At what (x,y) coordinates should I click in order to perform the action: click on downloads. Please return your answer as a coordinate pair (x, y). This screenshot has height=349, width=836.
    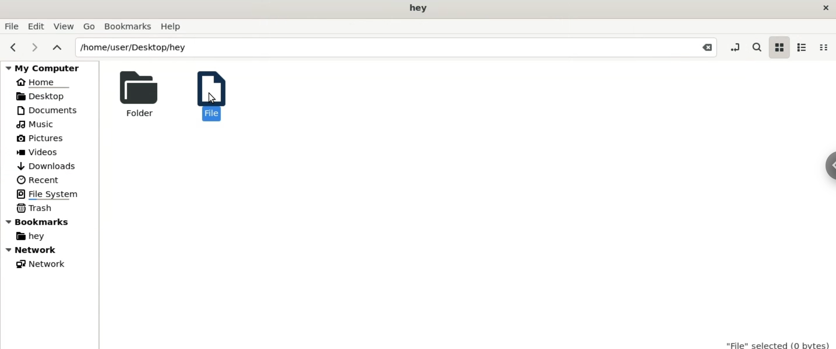
    Looking at the image, I should click on (46, 166).